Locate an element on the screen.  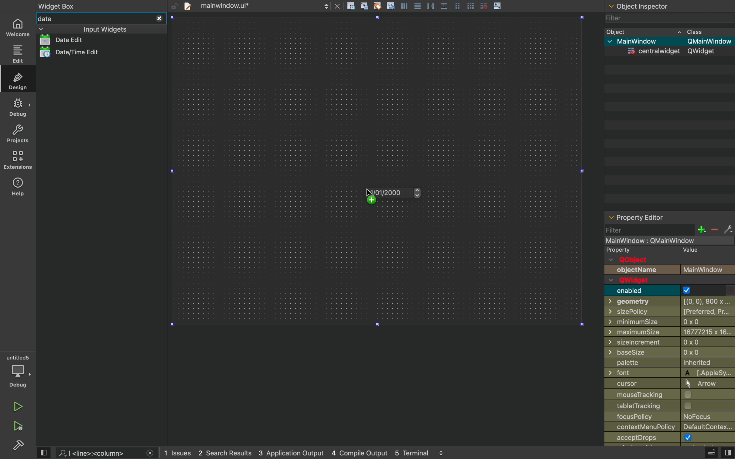
property is located at coordinates (656, 250).